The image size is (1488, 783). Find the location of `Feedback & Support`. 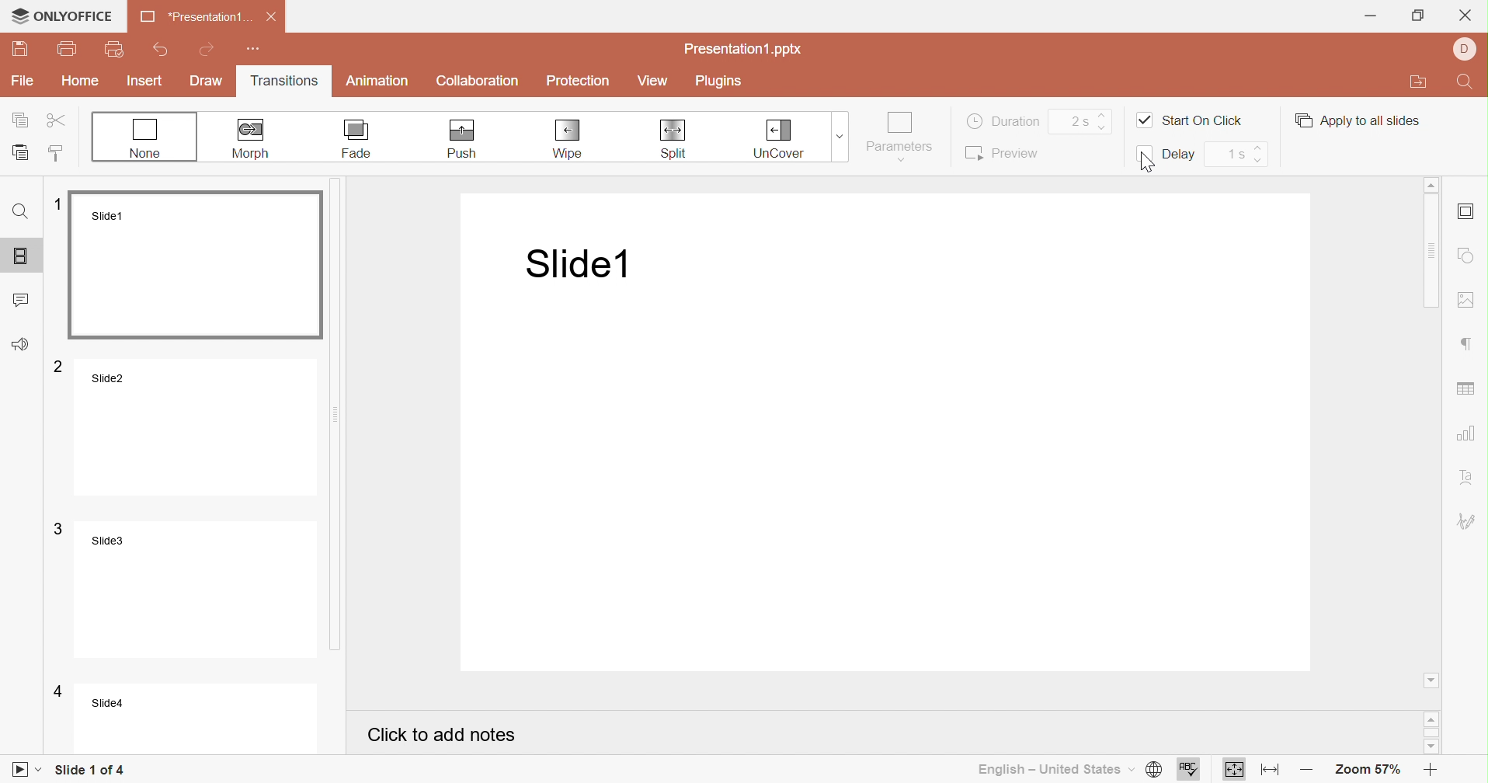

Feedback & Support is located at coordinates (23, 346).